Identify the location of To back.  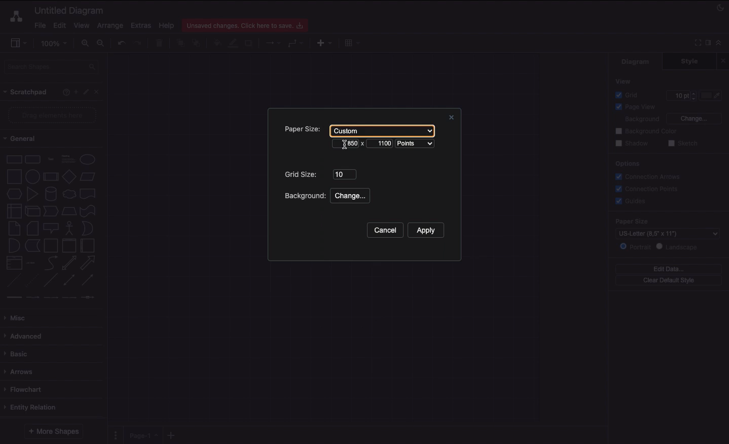
(198, 43).